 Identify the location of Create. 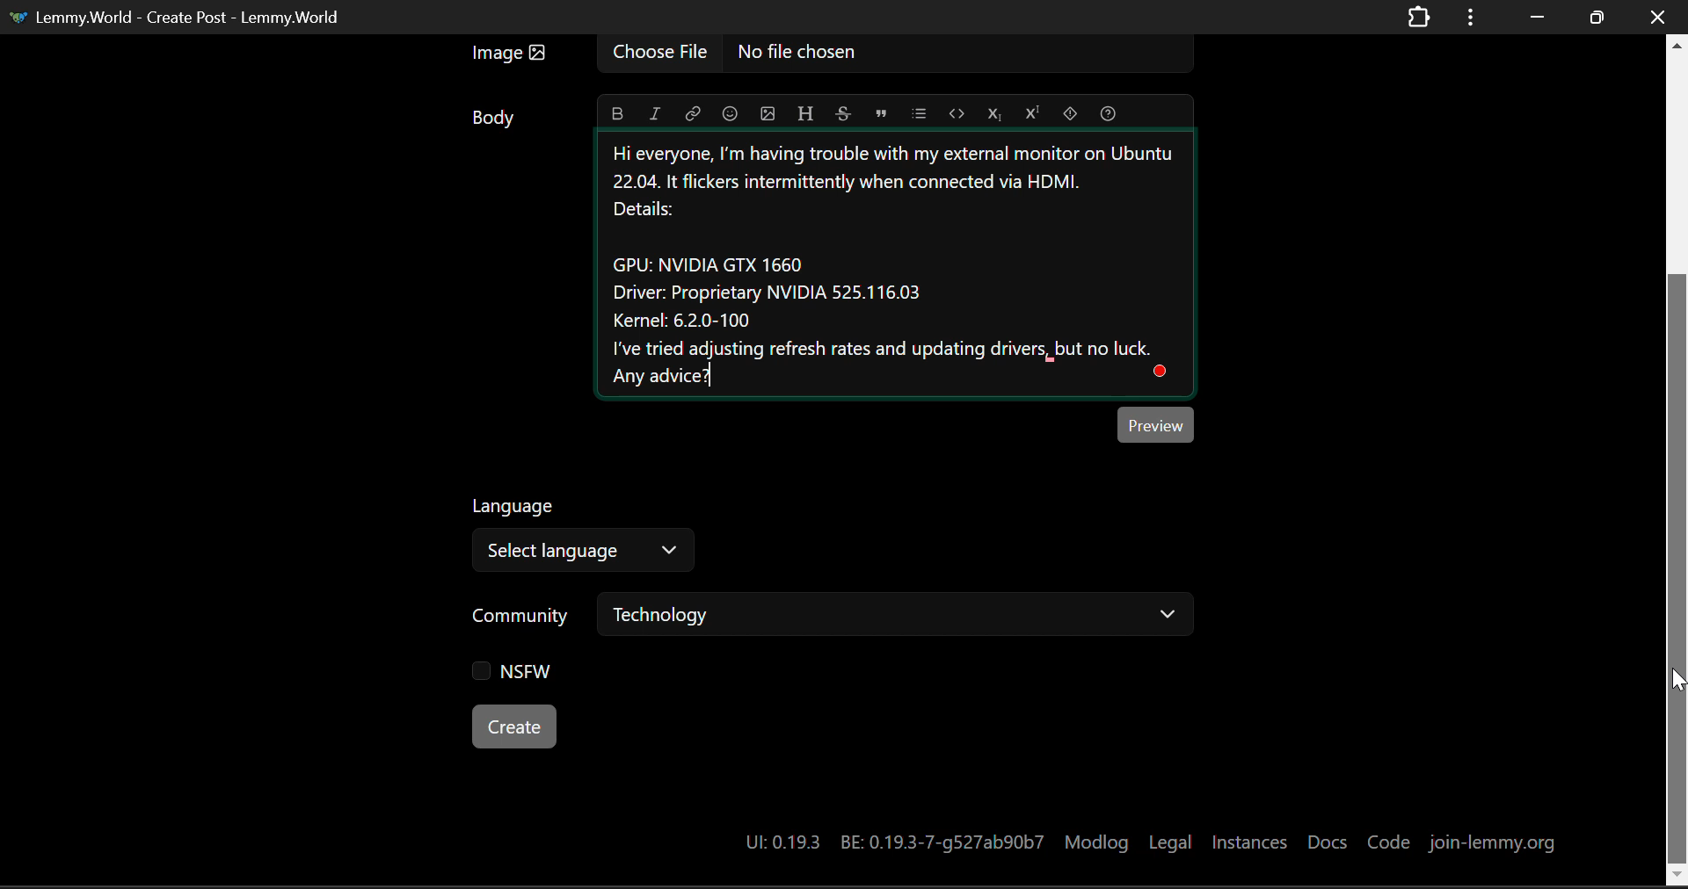
(516, 727).